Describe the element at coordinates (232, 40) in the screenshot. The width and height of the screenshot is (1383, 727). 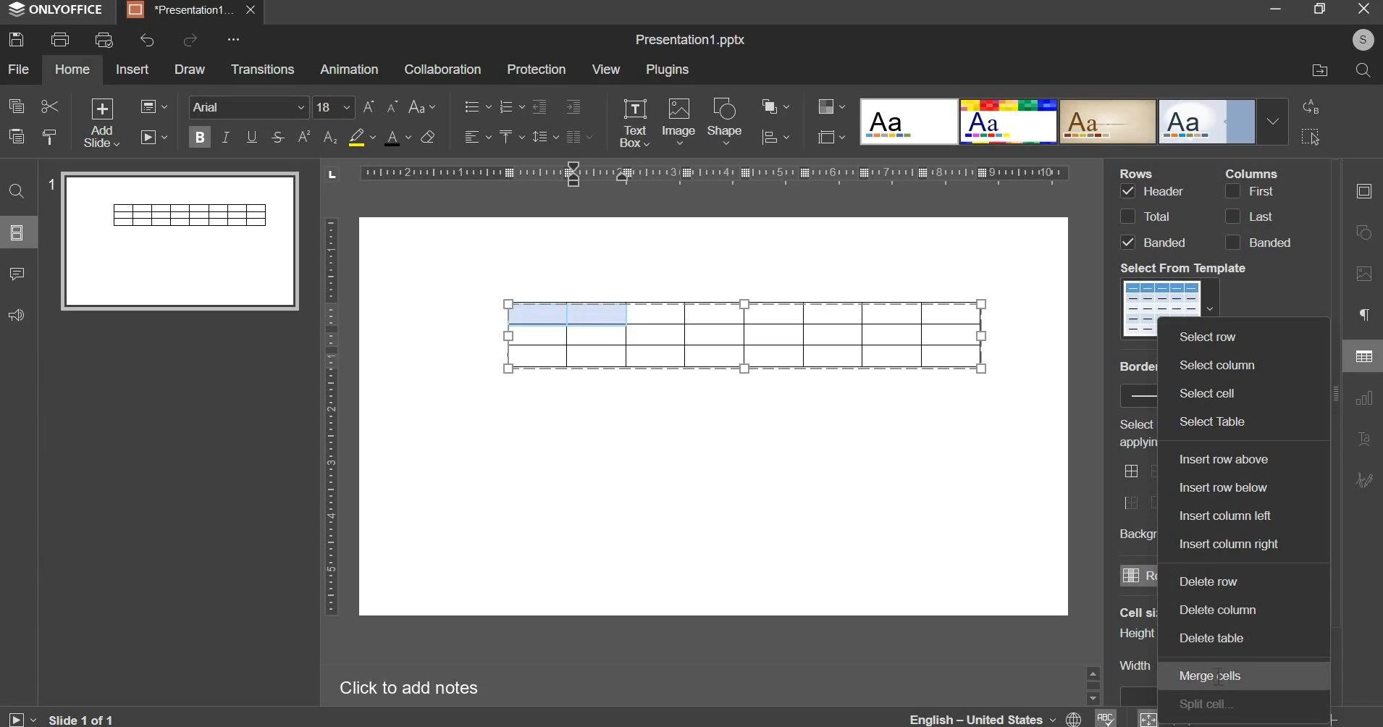
I see `More` at that location.